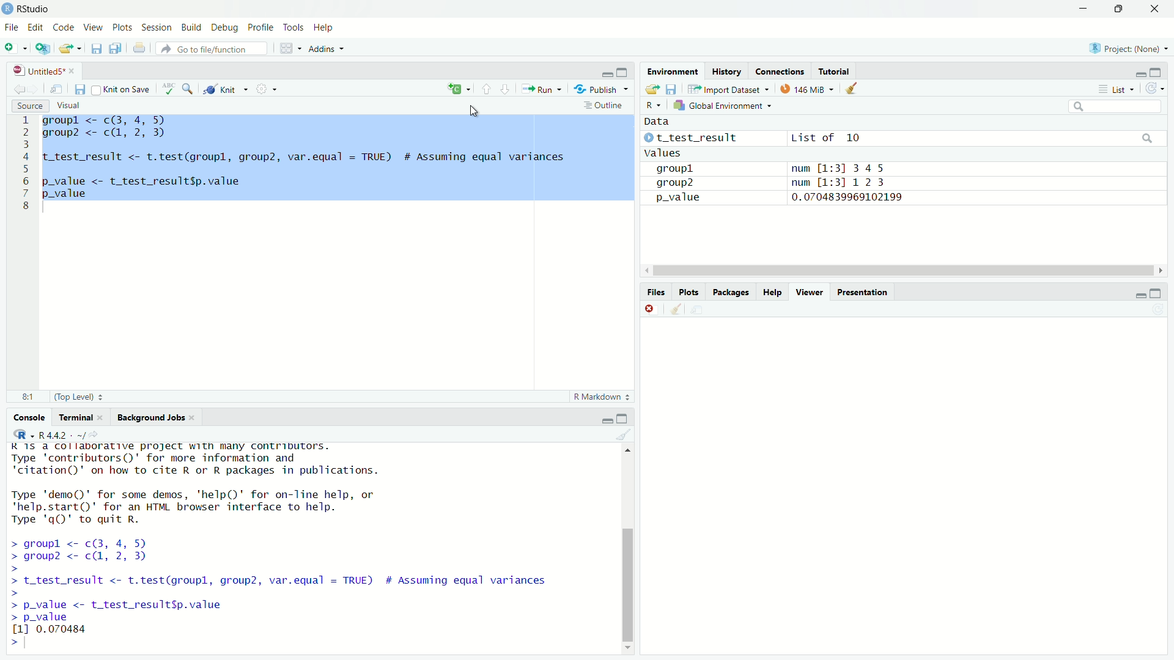 The width and height of the screenshot is (1174, 660). I want to click on Console, so click(29, 417).